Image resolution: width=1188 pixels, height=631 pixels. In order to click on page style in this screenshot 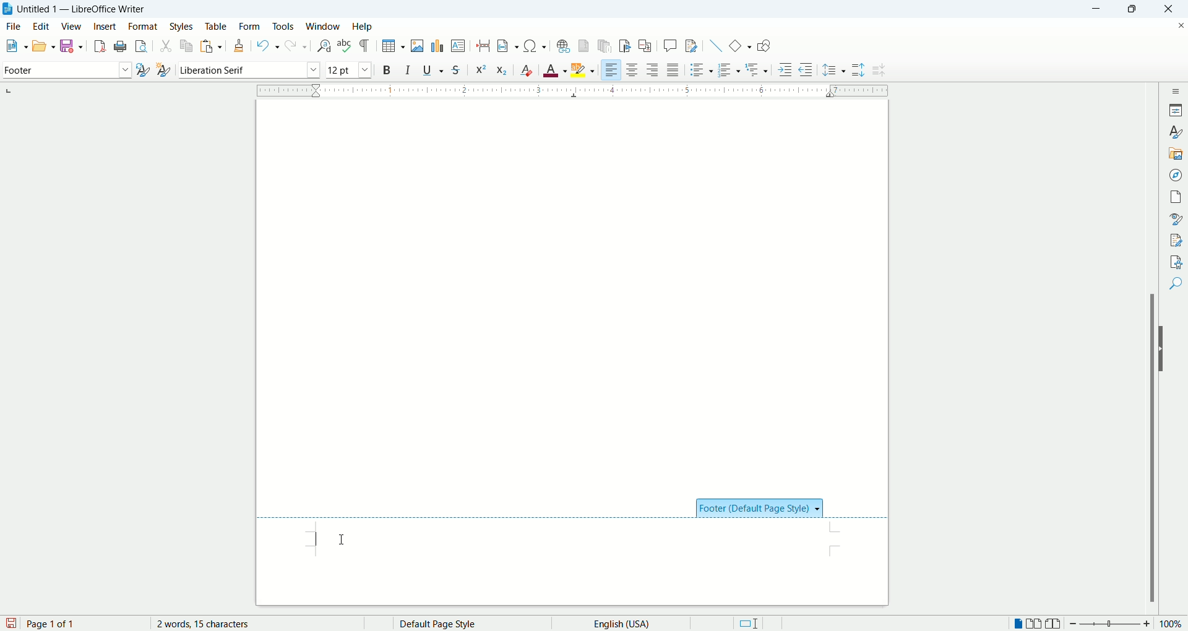, I will do `click(461, 624)`.